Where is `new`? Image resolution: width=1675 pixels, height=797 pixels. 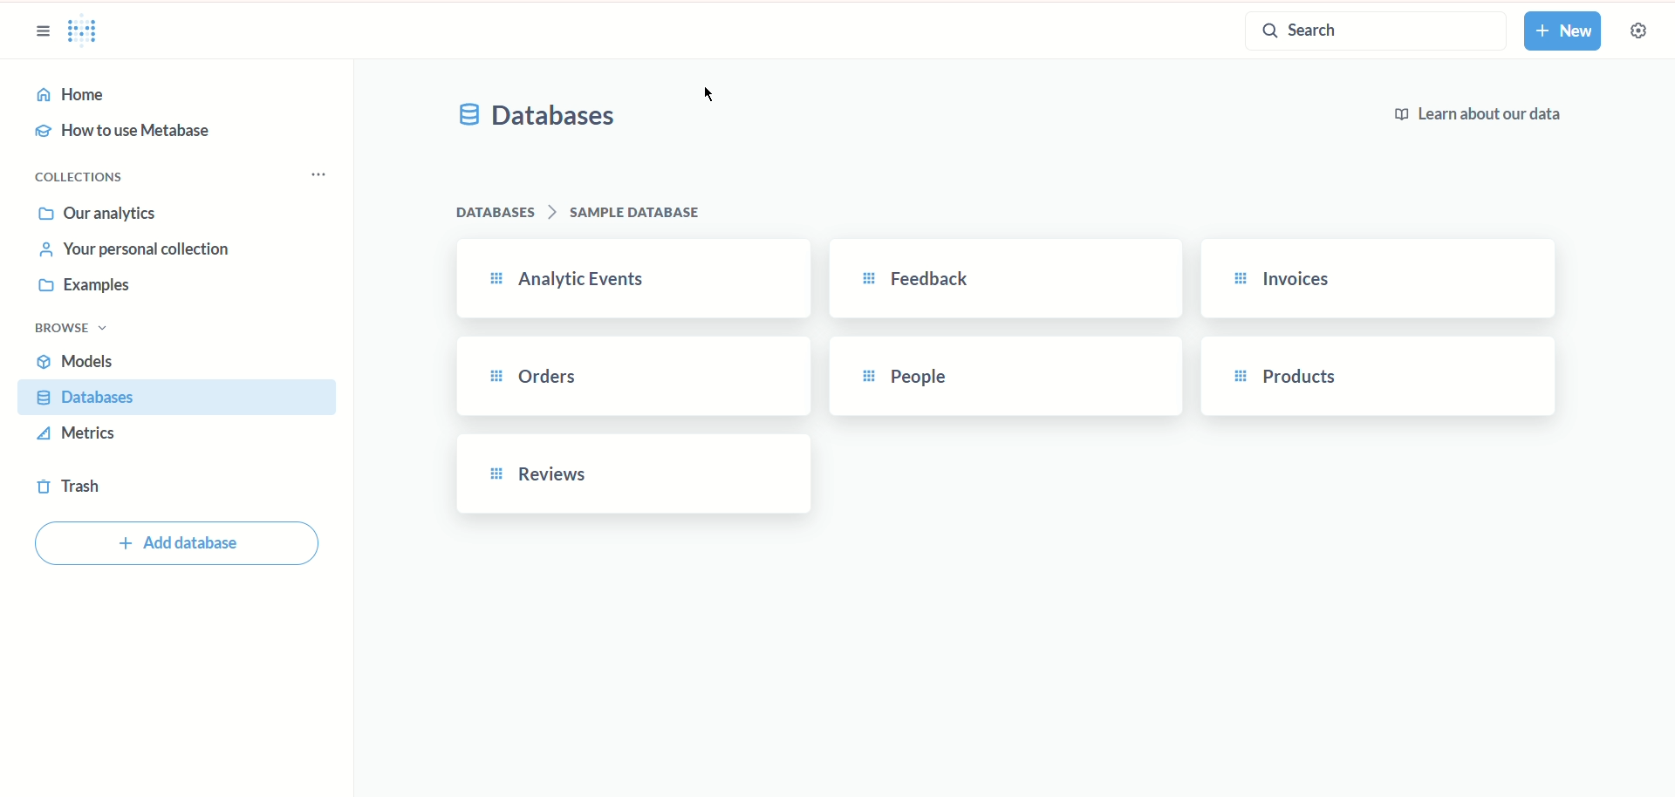 new is located at coordinates (1566, 31).